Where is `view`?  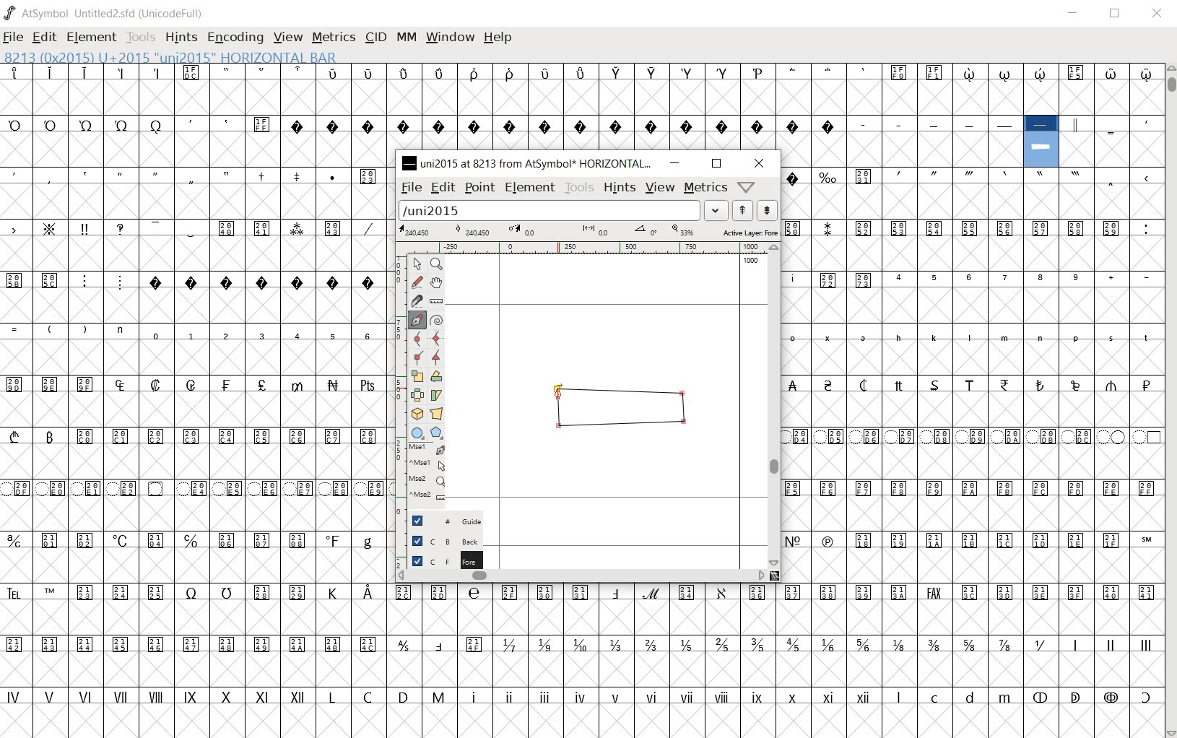
view is located at coordinates (659, 188).